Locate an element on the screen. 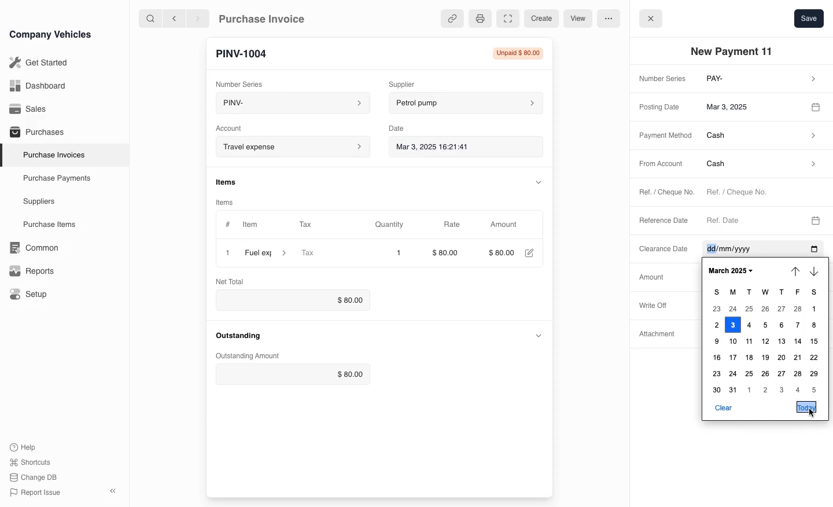 The height and width of the screenshot is (507, 833). Reports is located at coordinates (32, 271).